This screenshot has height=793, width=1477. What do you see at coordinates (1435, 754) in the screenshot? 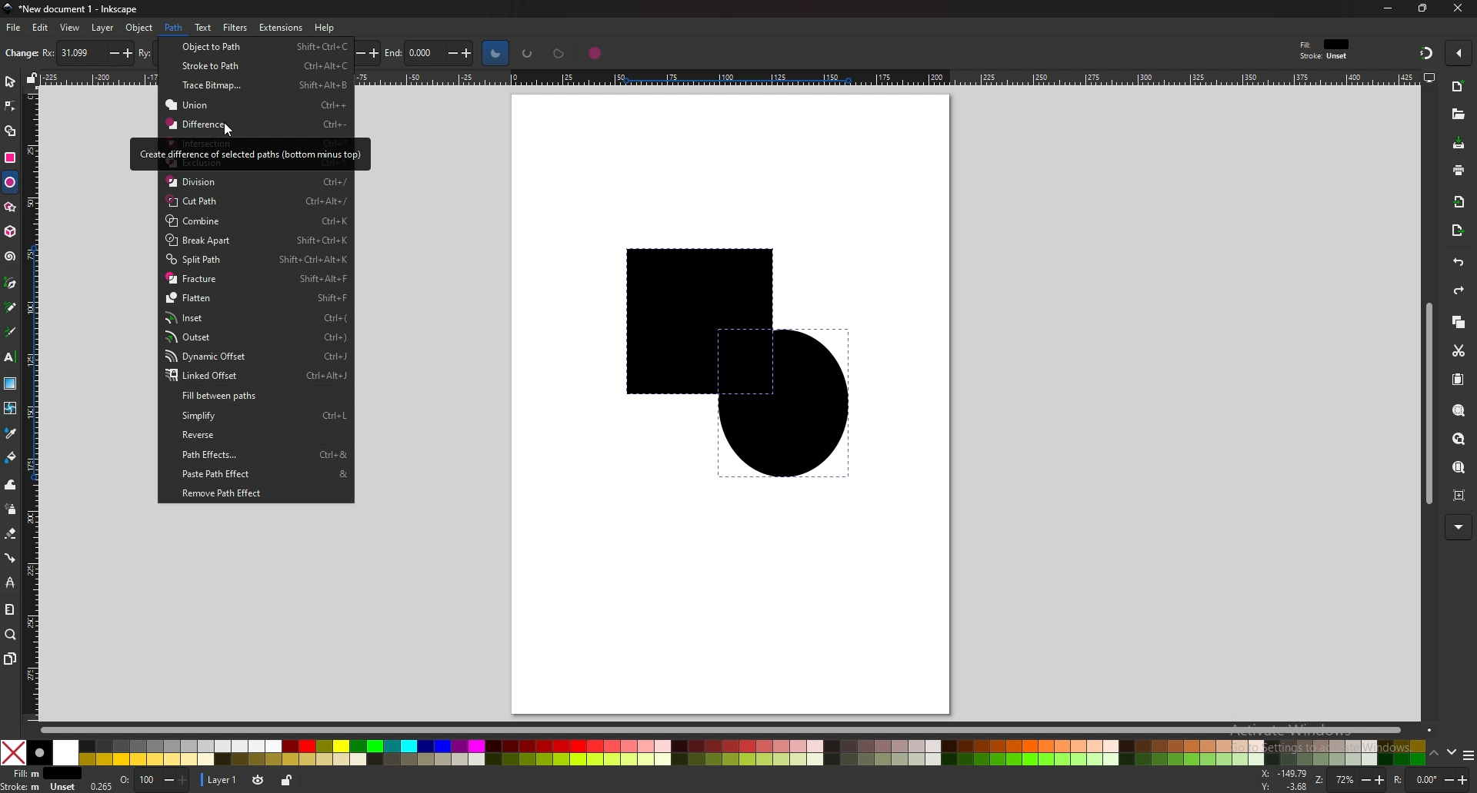
I see `up` at bounding box center [1435, 754].